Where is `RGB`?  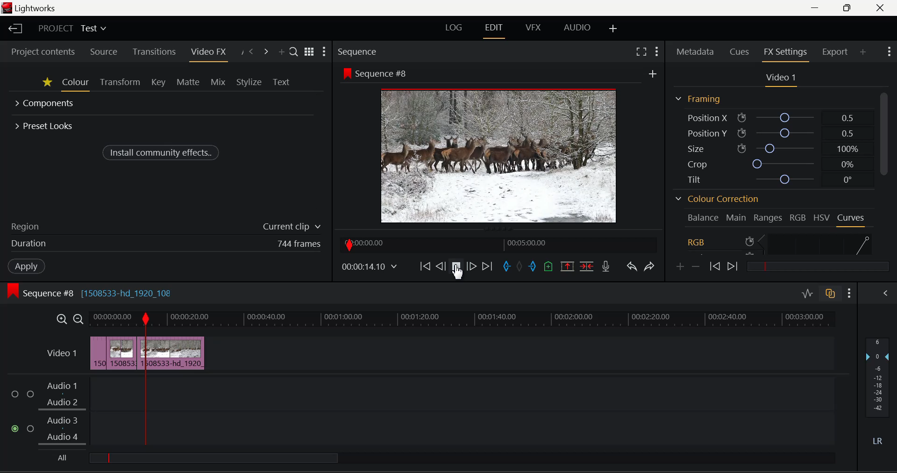
RGB is located at coordinates (798, 216).